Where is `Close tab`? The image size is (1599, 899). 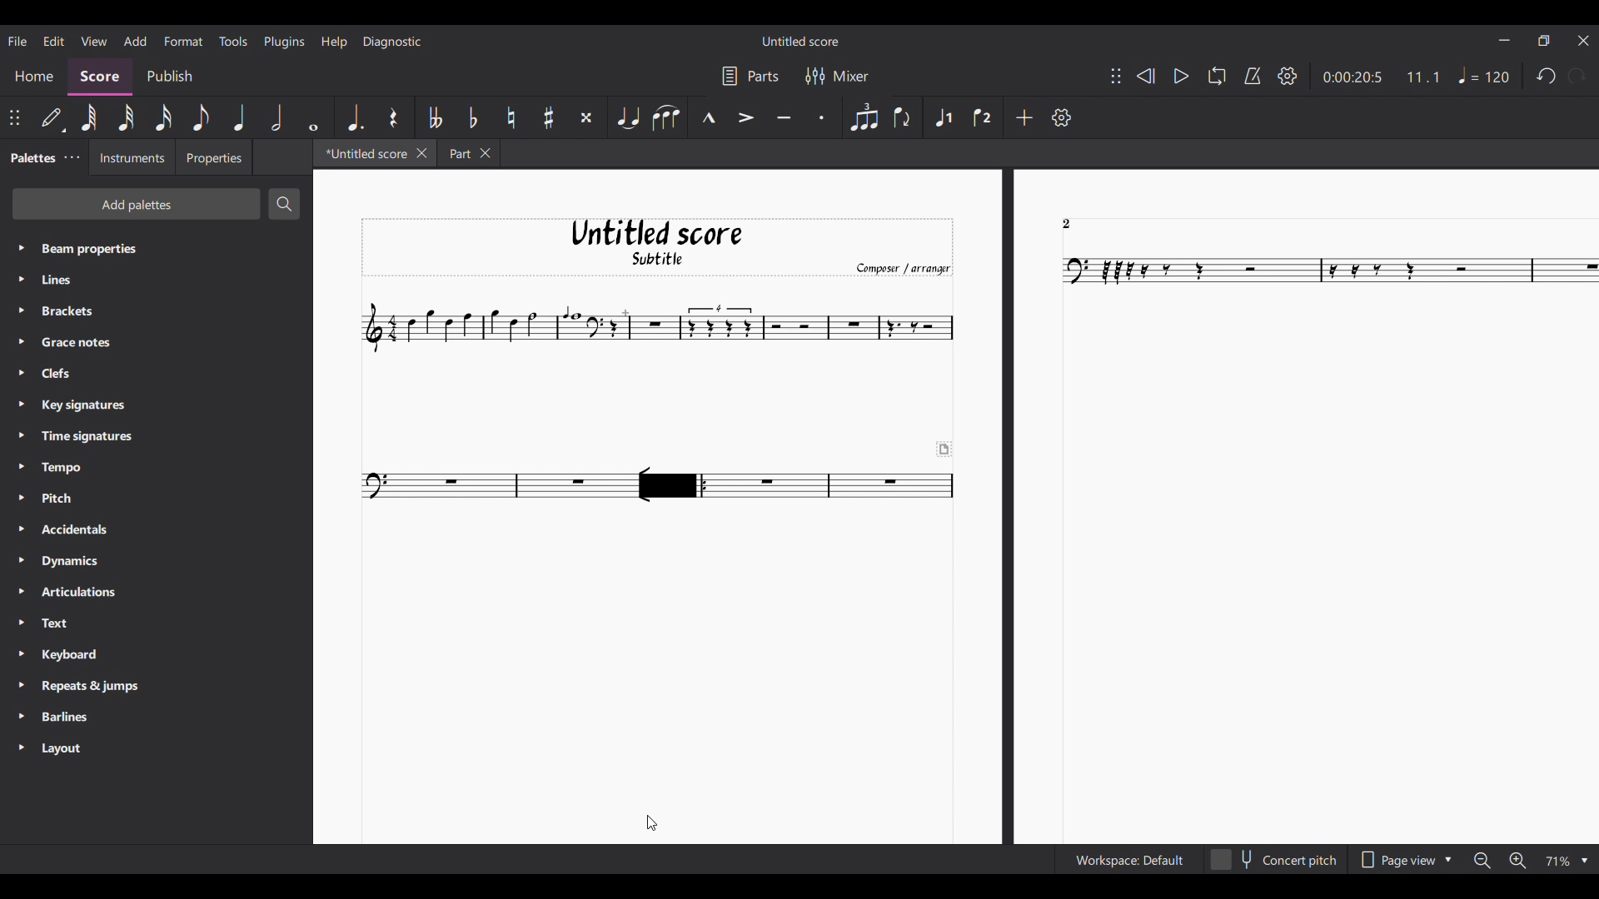 Close tab is located at coordinates (421, 153).